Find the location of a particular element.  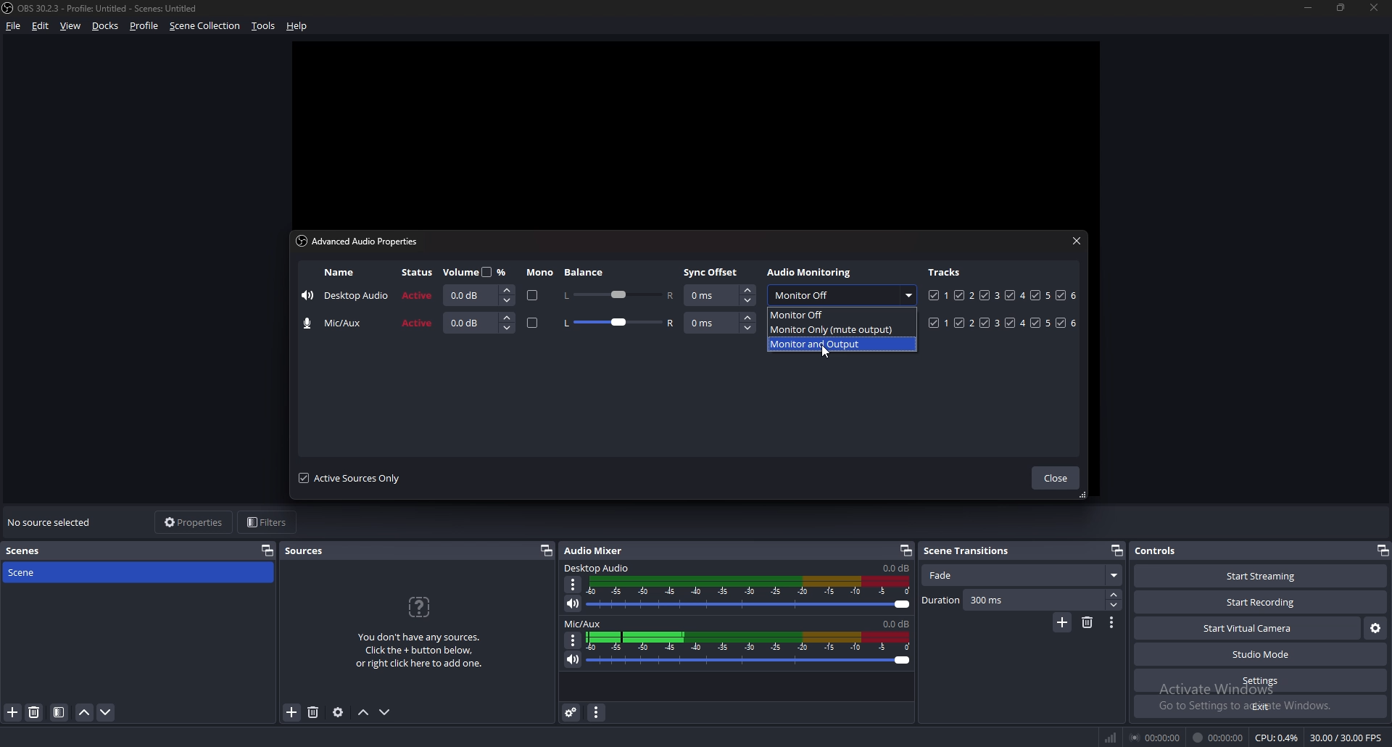

help is located at coordinates (299, 25).